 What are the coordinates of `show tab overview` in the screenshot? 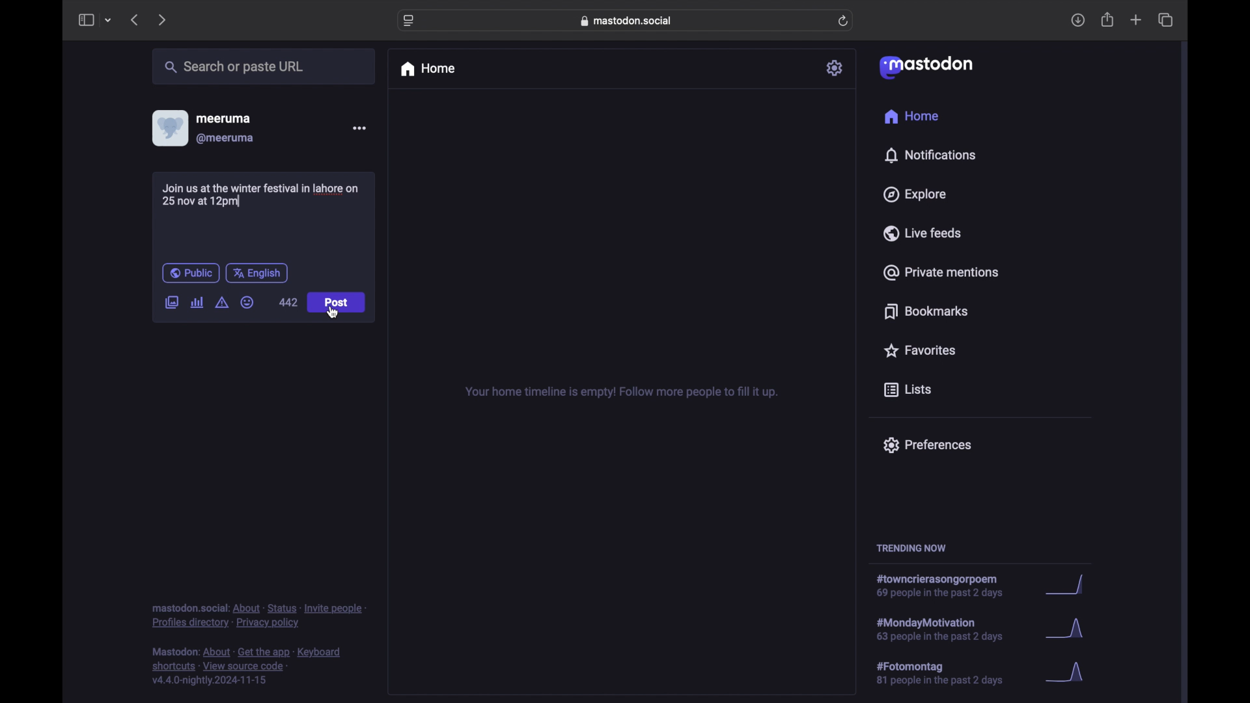 It's located at (1165, 20).